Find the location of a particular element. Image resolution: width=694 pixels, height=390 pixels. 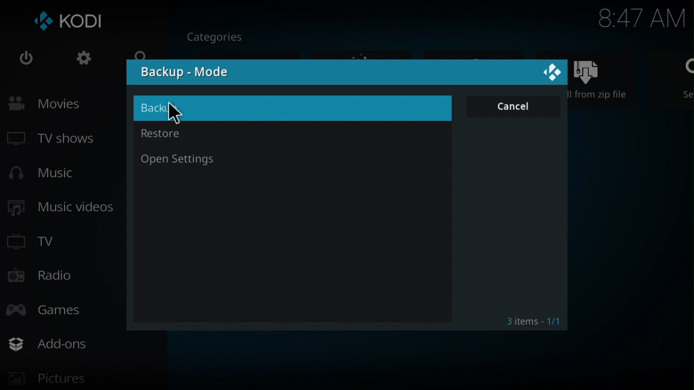

backup is located at coordinates (290, 108).